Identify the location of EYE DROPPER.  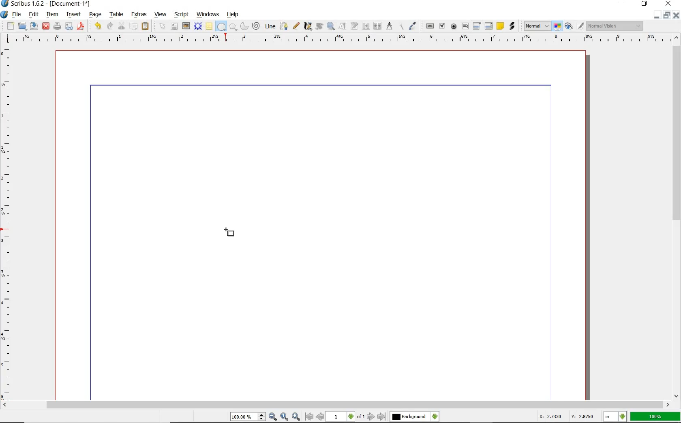
(413, 26).